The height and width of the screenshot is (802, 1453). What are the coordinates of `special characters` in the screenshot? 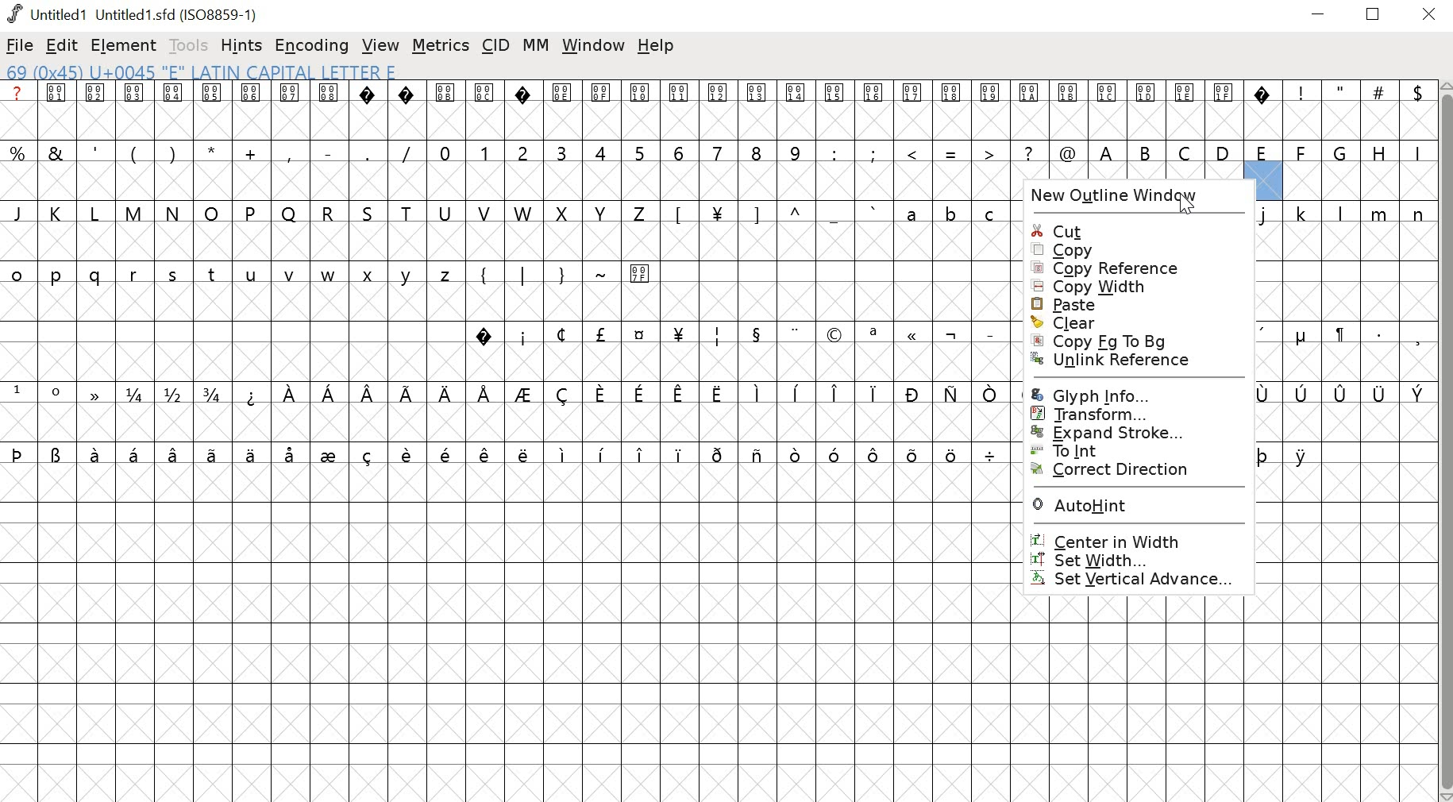 It's located at (506, 393).